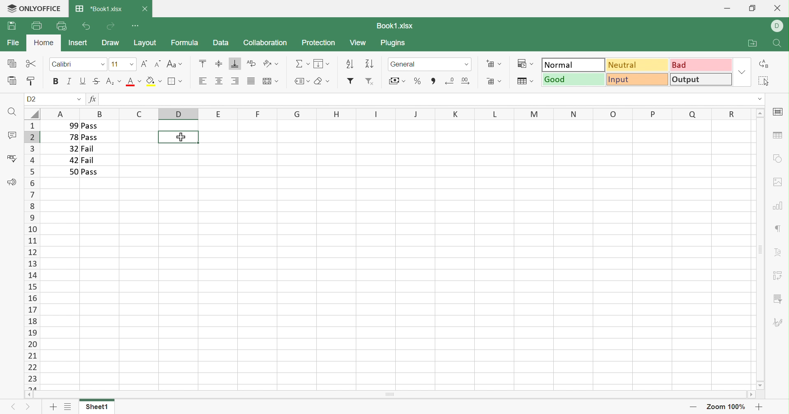  What do you see at coordinates (12, 81) in the screenshot?
I see `Paste` at bounding box center [12, 81].